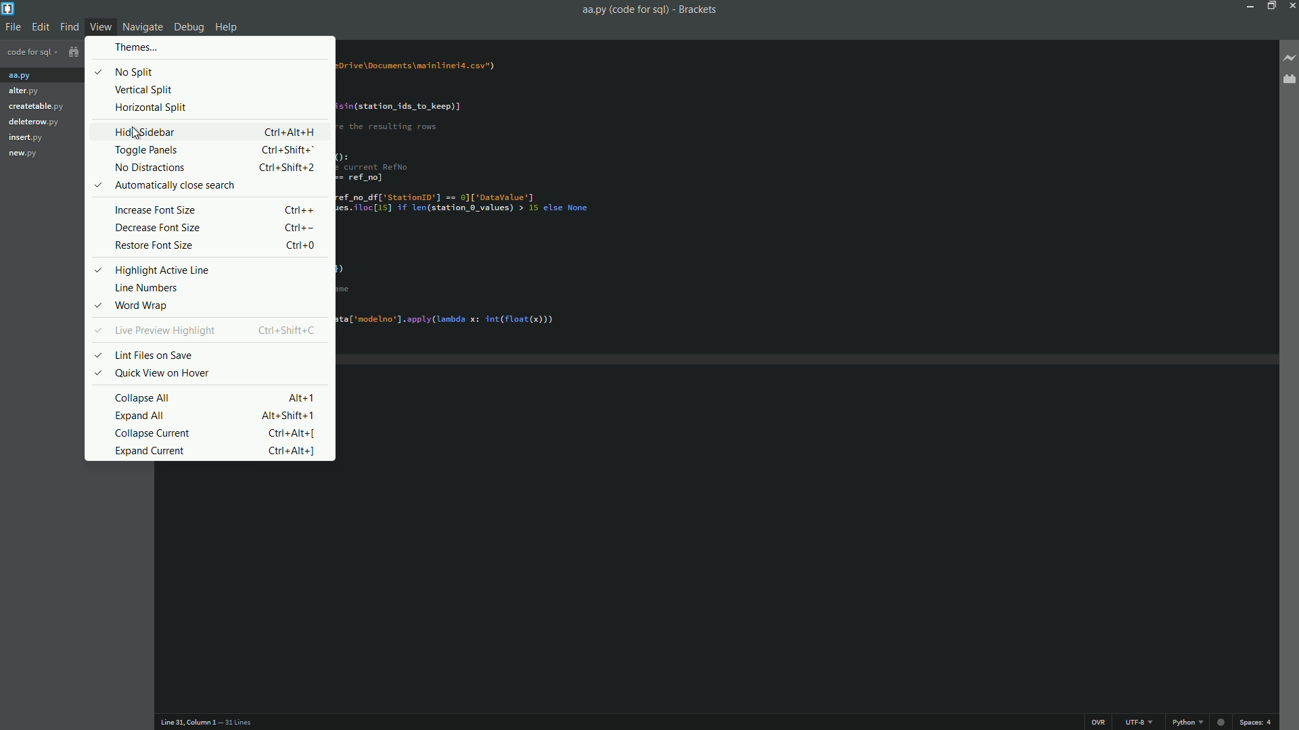 The height and width of the screenshot is (730, 1299). I want to click on keyboard shortcut, so click(298, 246).